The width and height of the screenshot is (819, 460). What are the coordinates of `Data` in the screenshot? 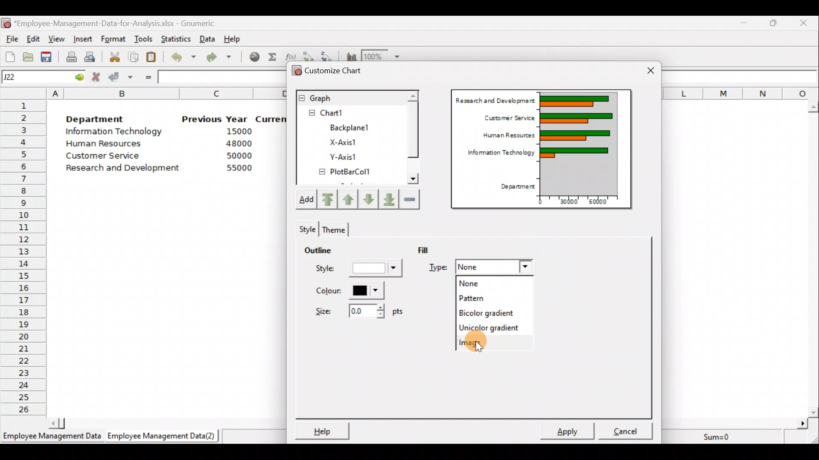 It's located at (208, 38).